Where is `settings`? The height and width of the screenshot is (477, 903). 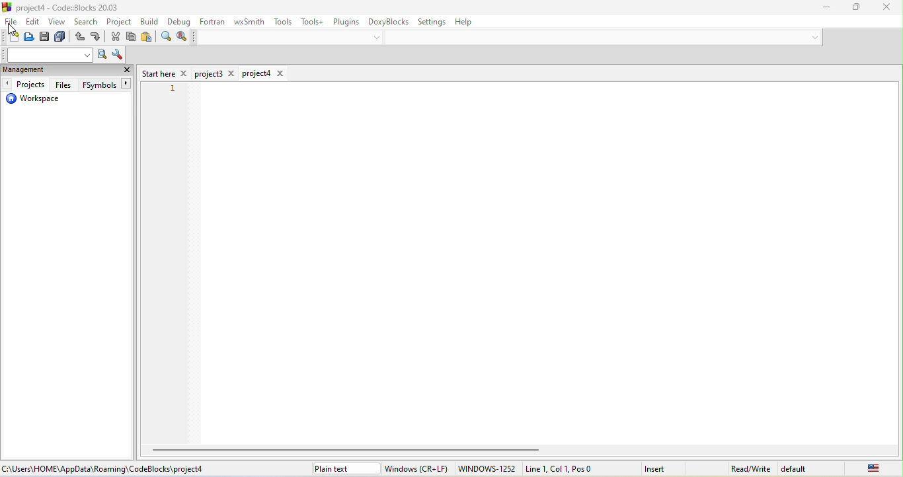 settings is located at coordinates (435, 21).